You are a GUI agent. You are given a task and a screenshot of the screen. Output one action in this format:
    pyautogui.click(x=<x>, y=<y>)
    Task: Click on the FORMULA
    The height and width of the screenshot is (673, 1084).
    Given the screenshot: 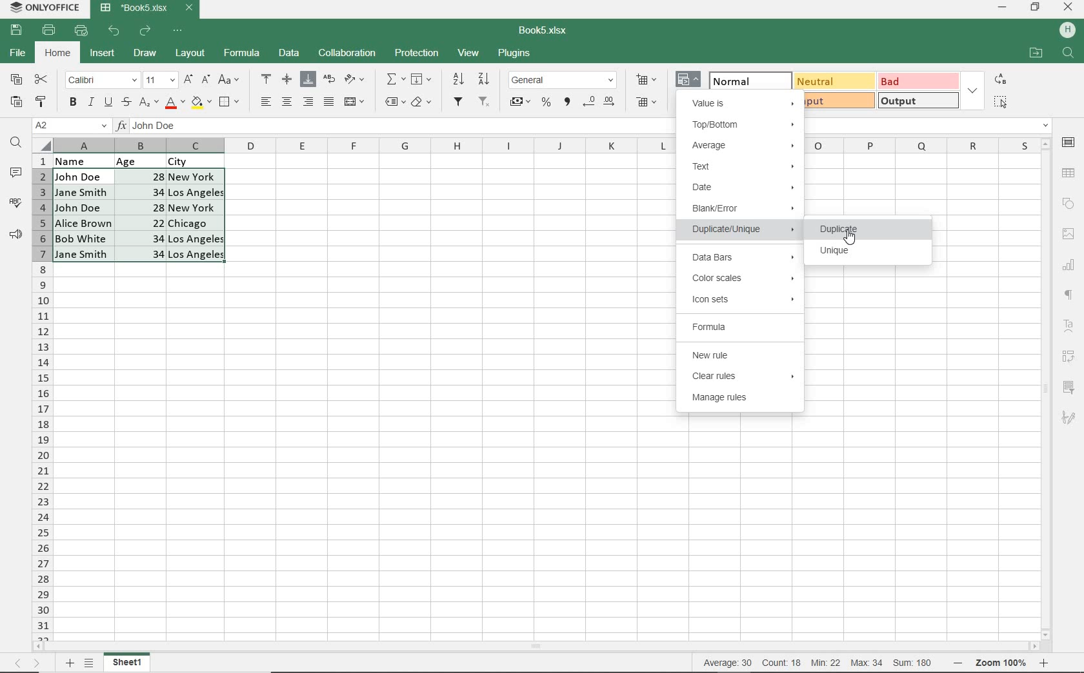 What is the action you would take?
    pyautogui.click(x=243, y=54)
    